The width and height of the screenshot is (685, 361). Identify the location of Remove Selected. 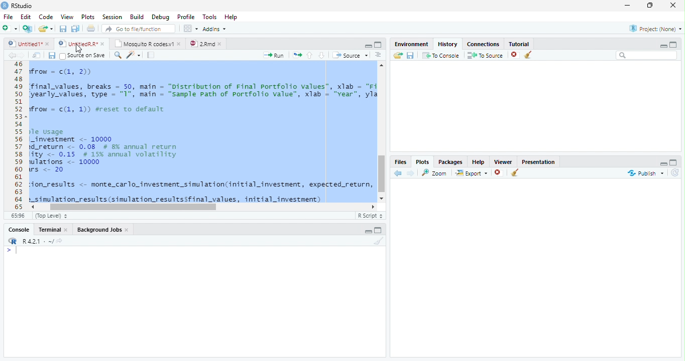
(516, 55).